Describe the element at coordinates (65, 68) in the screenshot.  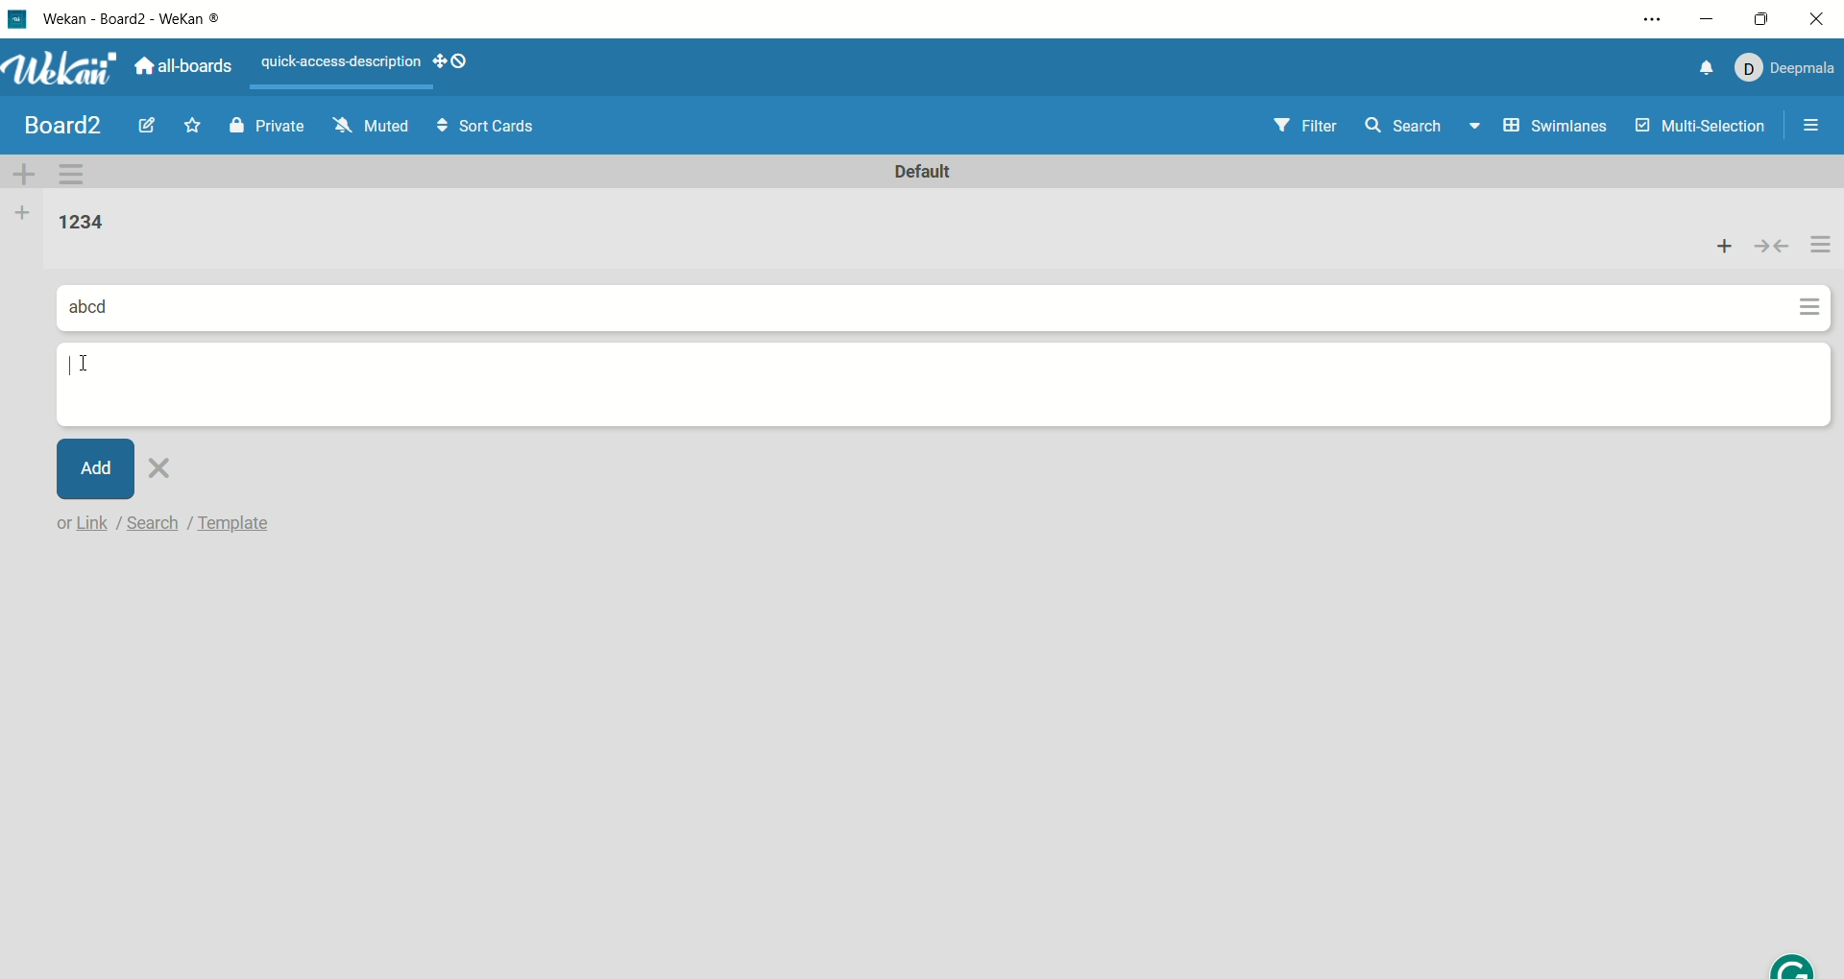
I see `wekan` at that location.